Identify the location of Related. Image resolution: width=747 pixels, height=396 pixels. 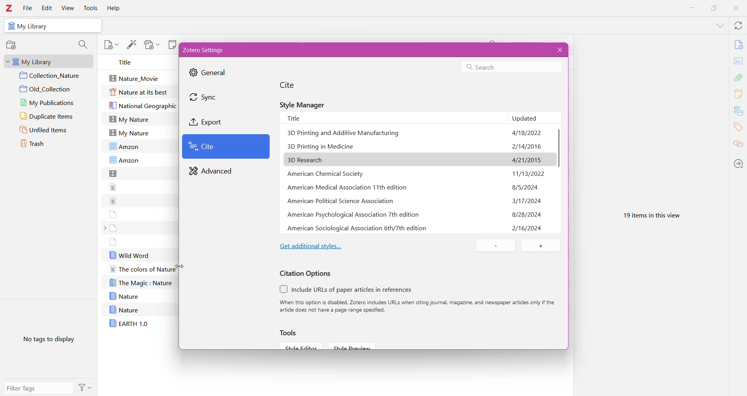
(738, 145).